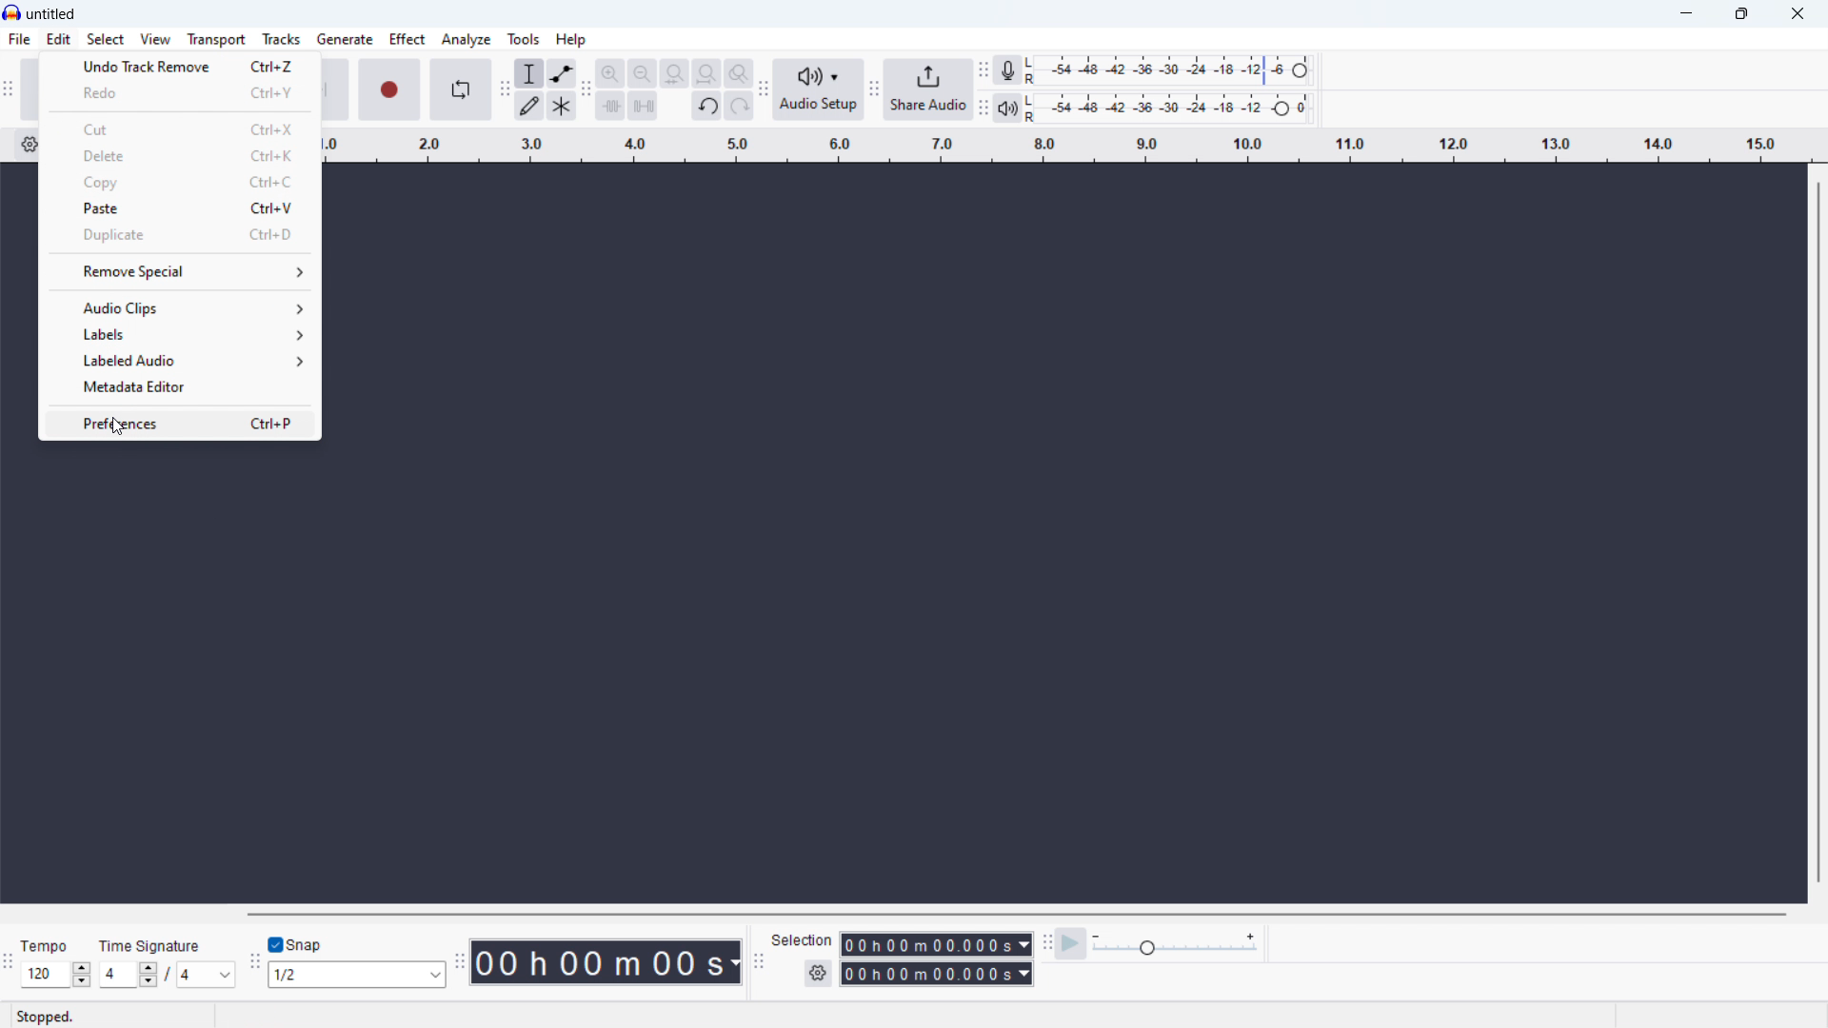  Describe the element at coordinates (51, 14) in the screenshot. I see `title` at that location.